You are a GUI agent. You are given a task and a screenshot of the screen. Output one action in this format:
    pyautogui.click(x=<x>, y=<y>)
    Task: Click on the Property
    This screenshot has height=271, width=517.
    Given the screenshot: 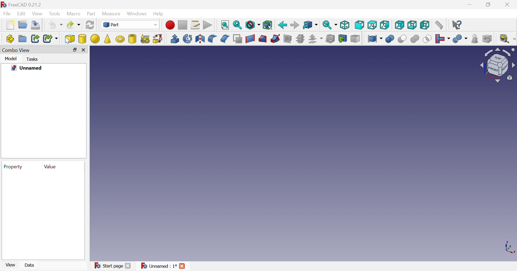 What is the action you would take?
    pyautogui.click(x=12, y=166)
    